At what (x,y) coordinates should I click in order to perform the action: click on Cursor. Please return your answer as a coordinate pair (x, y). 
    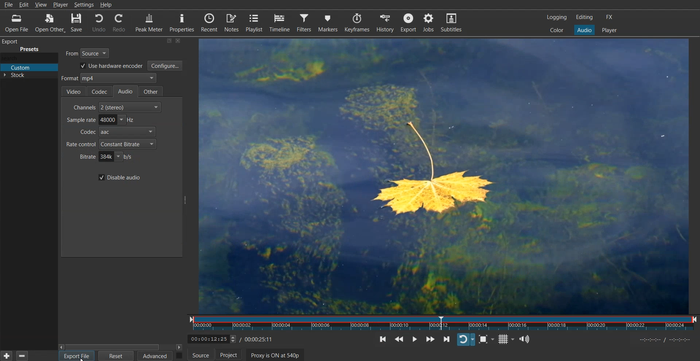
    Looking at the image, I should click on (83, 358).